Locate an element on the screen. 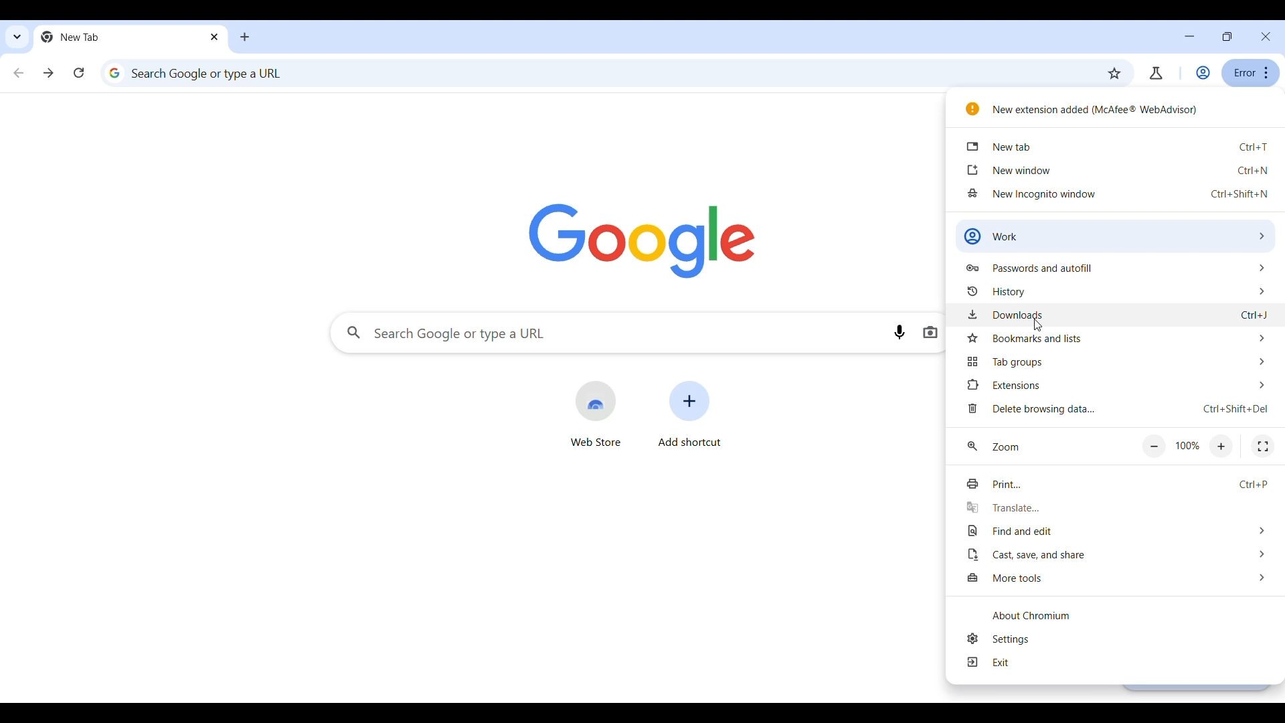 The width and height of the screenshot is (1285, 723). Chrome labs is located at coordinates (1156, 73).